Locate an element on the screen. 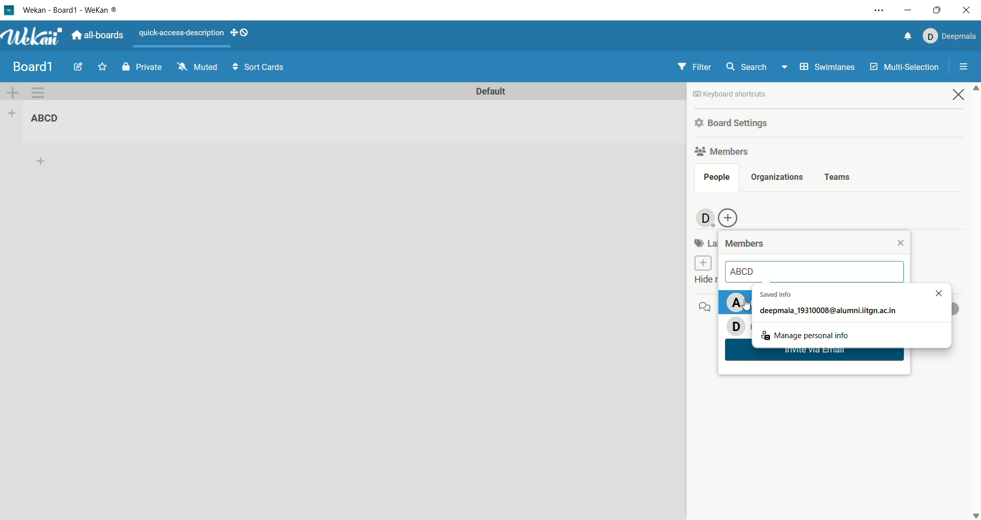 Image resolution: width=981 pixels, height=520 pixels. private is located at coordinates (144, 67).